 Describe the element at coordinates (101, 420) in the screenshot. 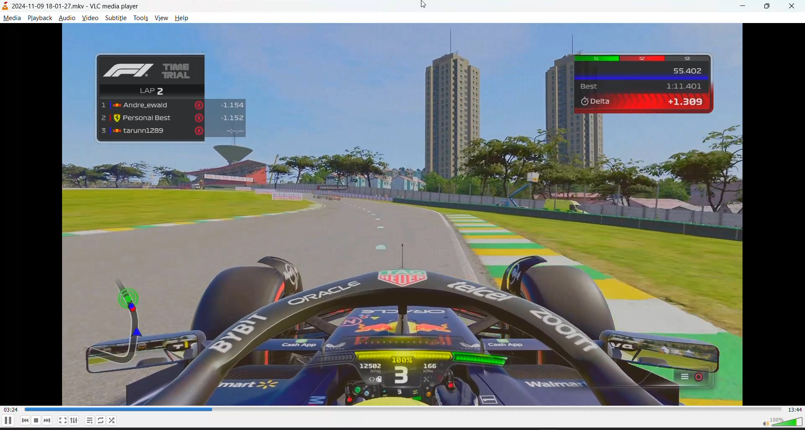

I see `random` at that location.